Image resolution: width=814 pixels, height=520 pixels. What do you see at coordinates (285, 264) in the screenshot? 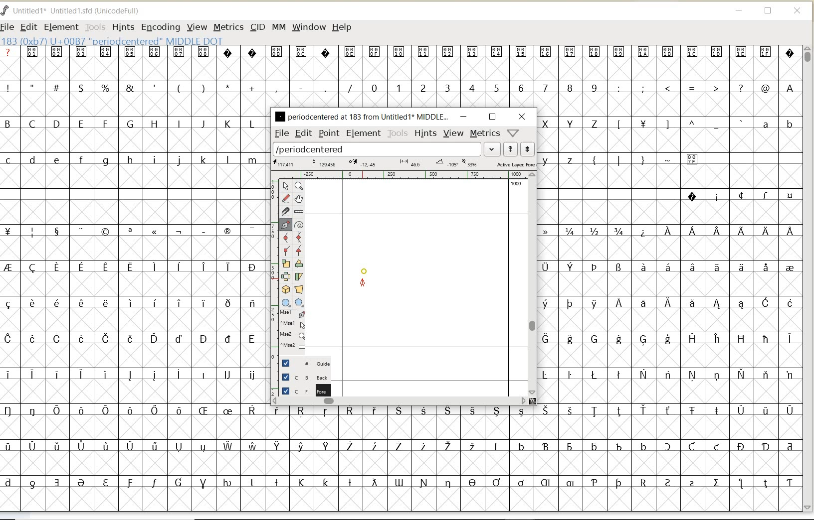
I see `scale the selection` at bounding box center [285, 264].